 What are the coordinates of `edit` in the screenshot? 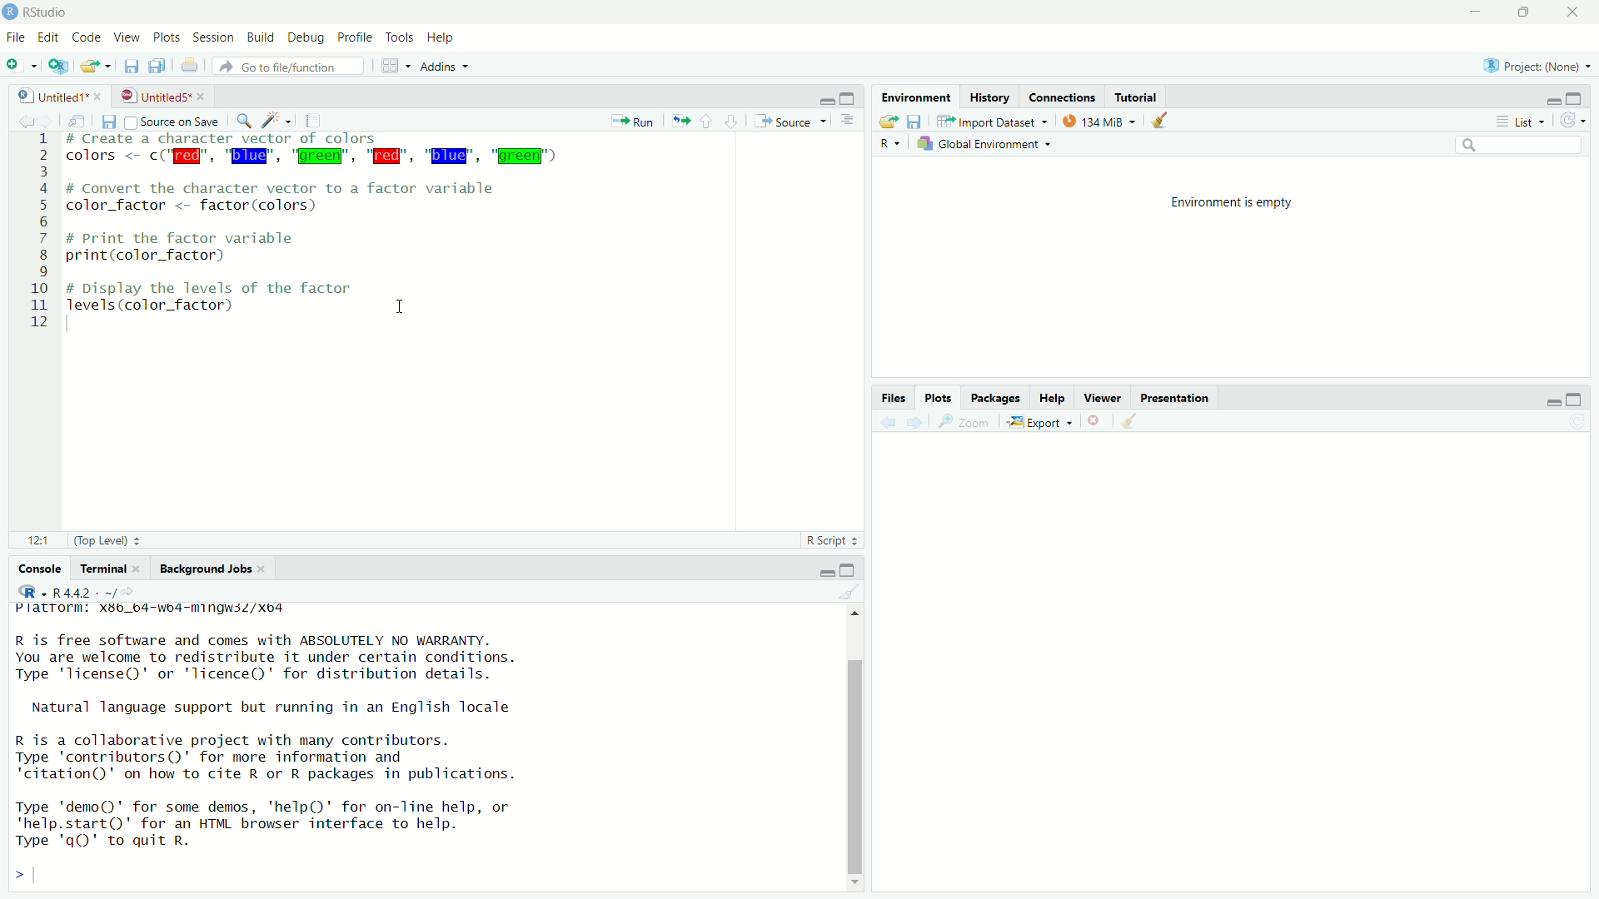 It's located at (48, 37).